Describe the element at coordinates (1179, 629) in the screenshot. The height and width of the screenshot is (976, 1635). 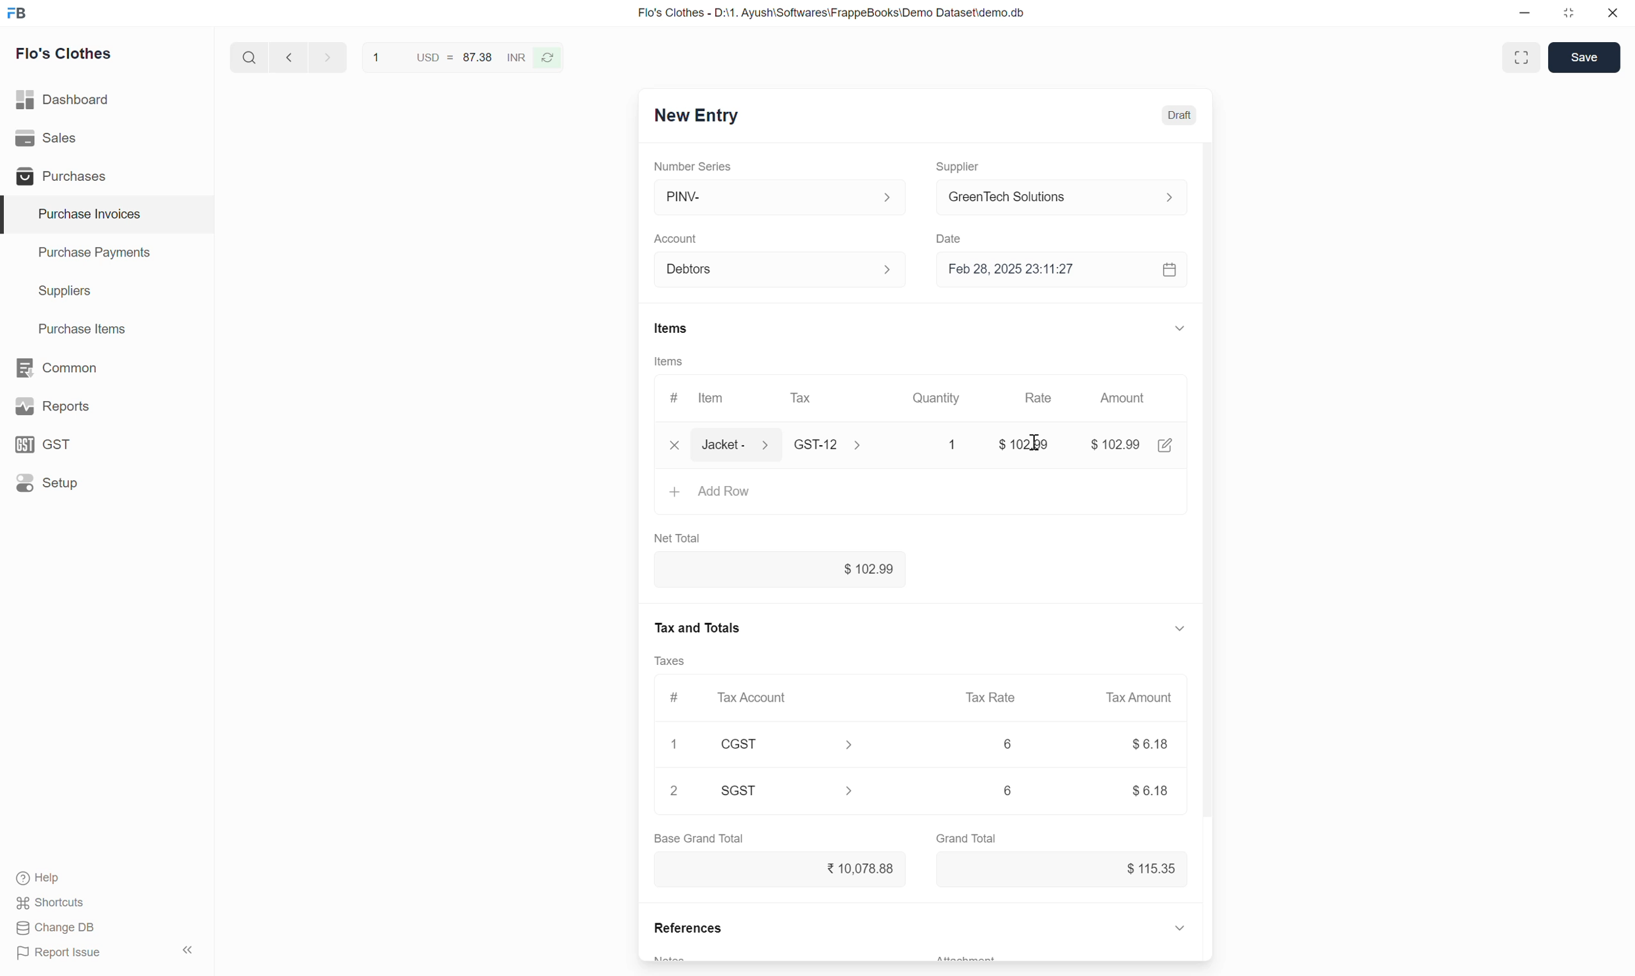
I see `Collapse` at that location.